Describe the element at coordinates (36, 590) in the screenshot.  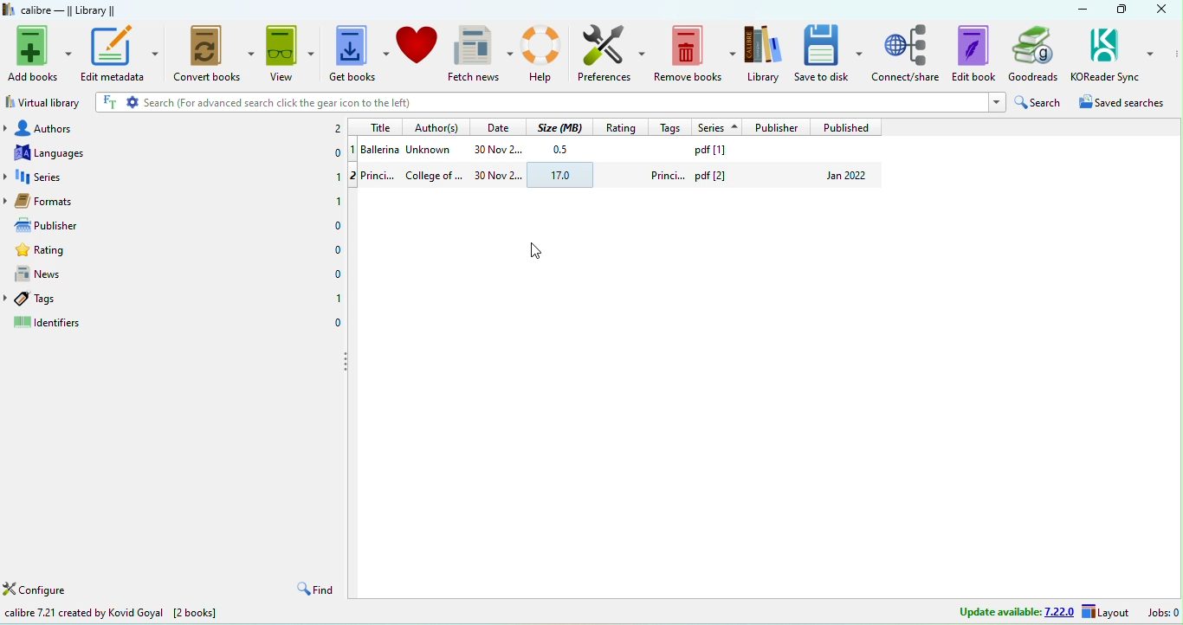
I see `configure` at that location.